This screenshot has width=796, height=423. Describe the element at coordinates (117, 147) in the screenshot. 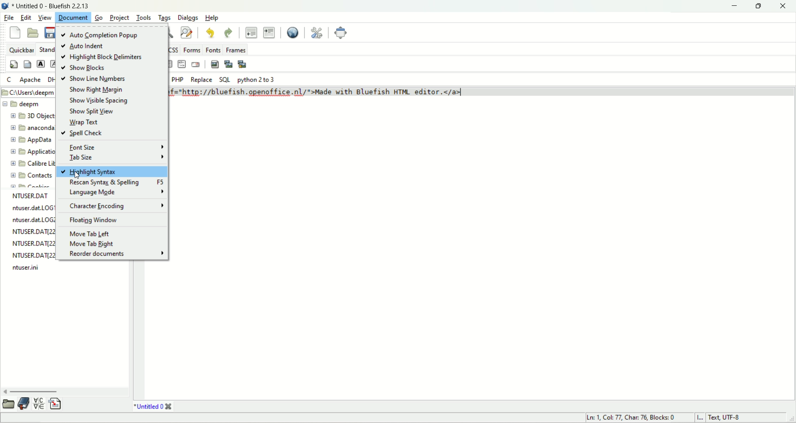

I see `font size` at that location.